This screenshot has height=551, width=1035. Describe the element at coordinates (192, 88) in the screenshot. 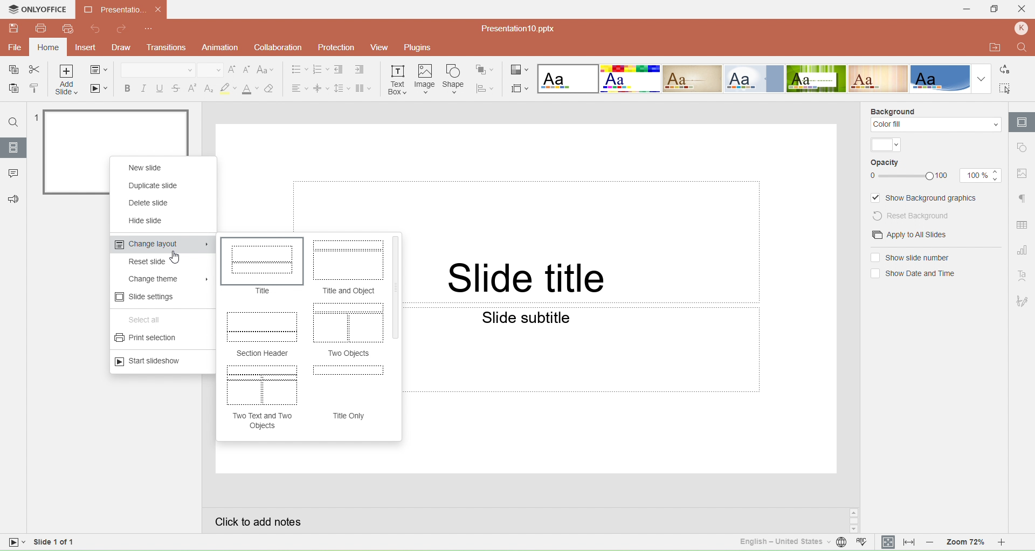

I see `Superscript` at that location.